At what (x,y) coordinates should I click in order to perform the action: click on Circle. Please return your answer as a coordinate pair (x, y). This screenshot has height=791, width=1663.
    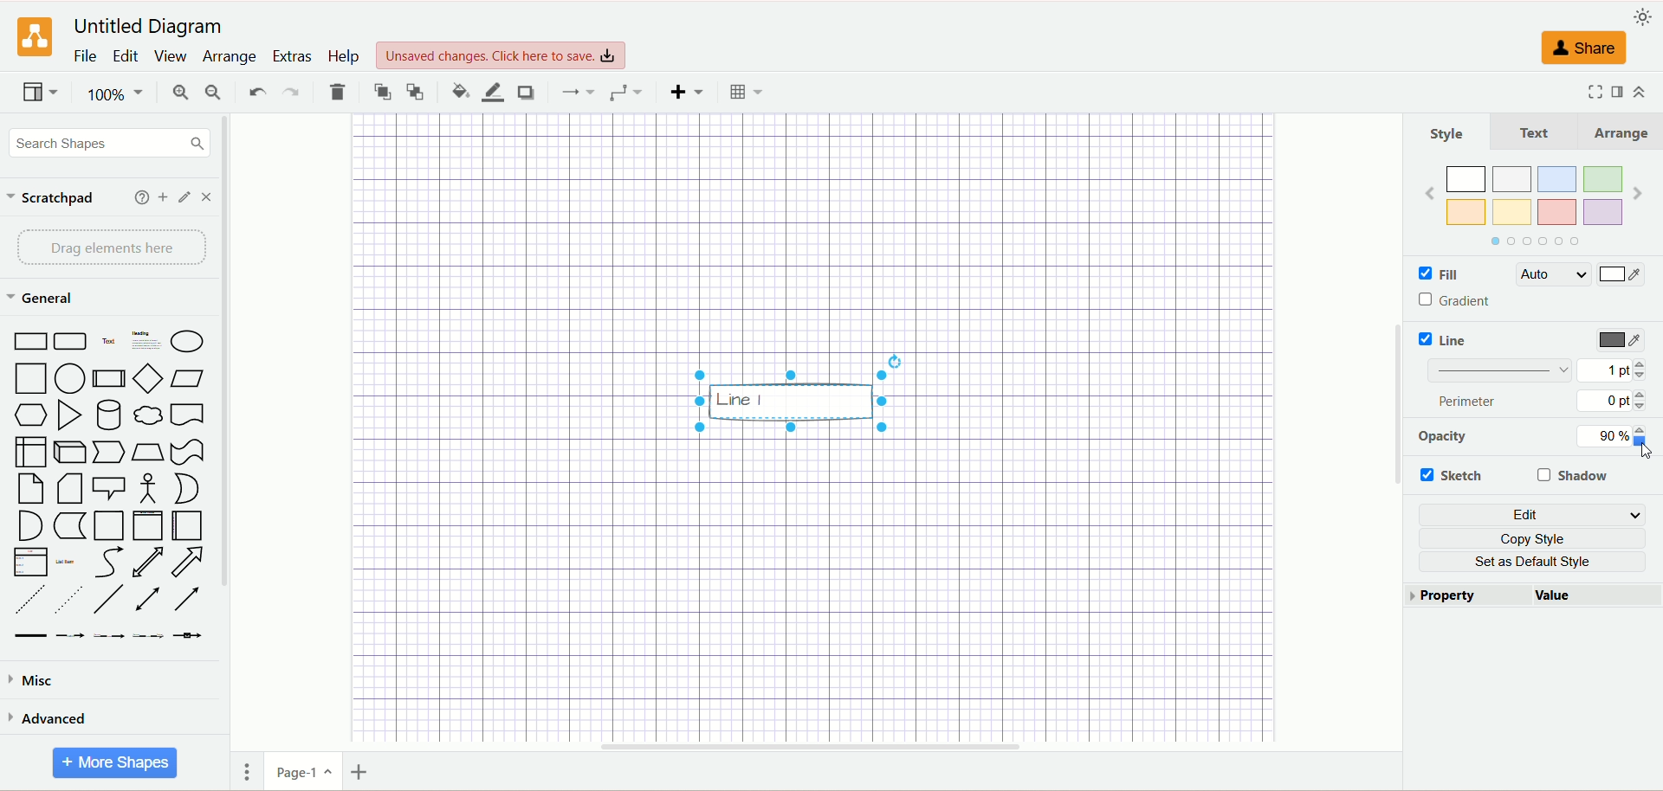
    Looking at the image, I should click on (70, 379).